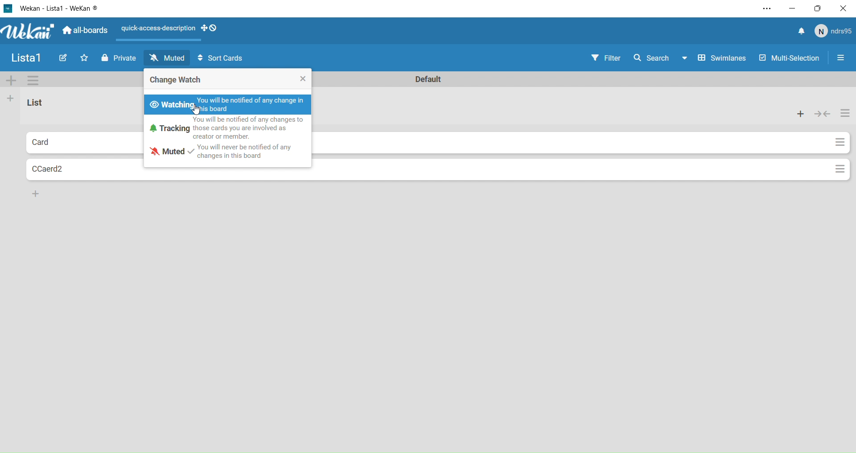  Describe the element at coordinates (228, 152) in the screenshot. I see `Muted` at that location.